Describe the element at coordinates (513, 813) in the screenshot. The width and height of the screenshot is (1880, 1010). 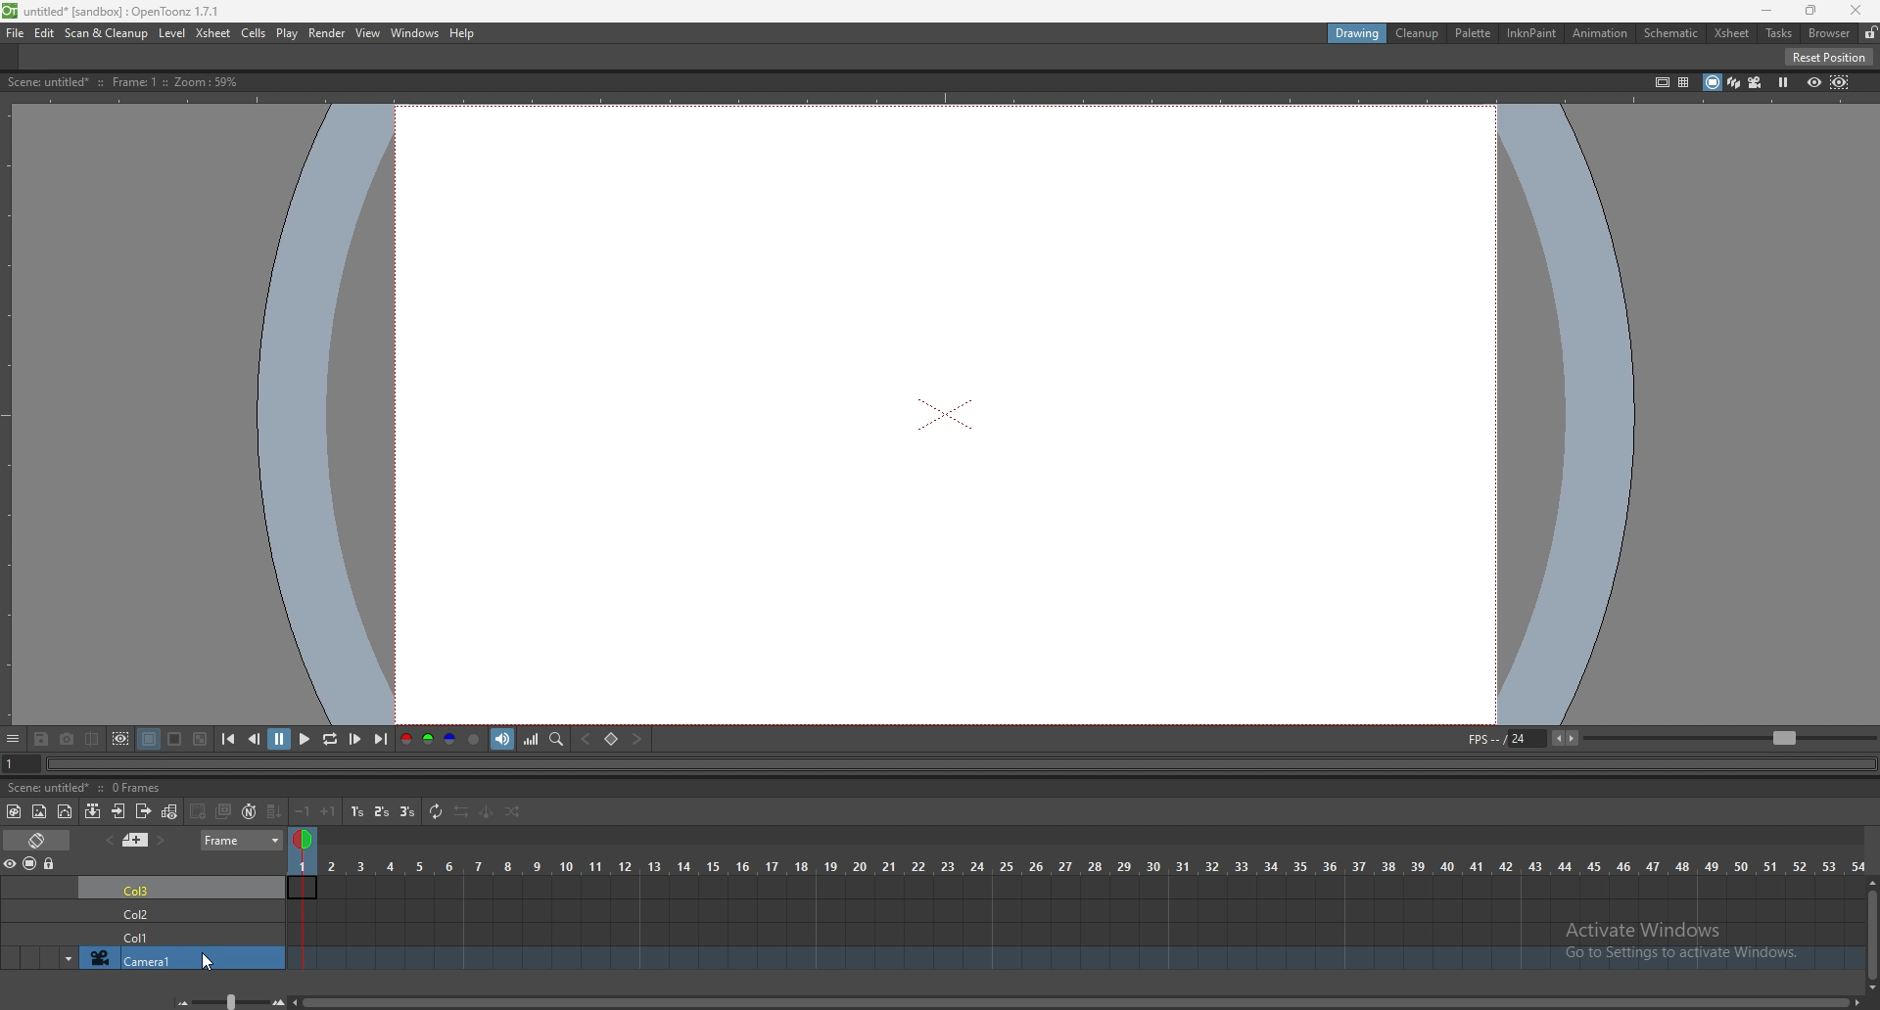
I see `random` at that location.